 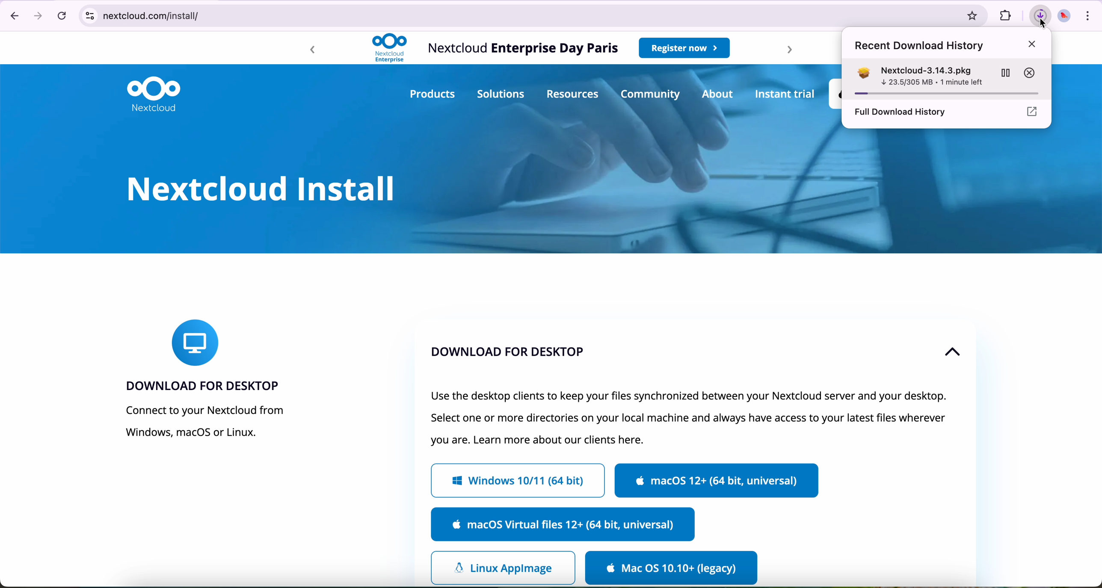 I want to click on download for Mac OS legacy, so click(x=670, y=569).